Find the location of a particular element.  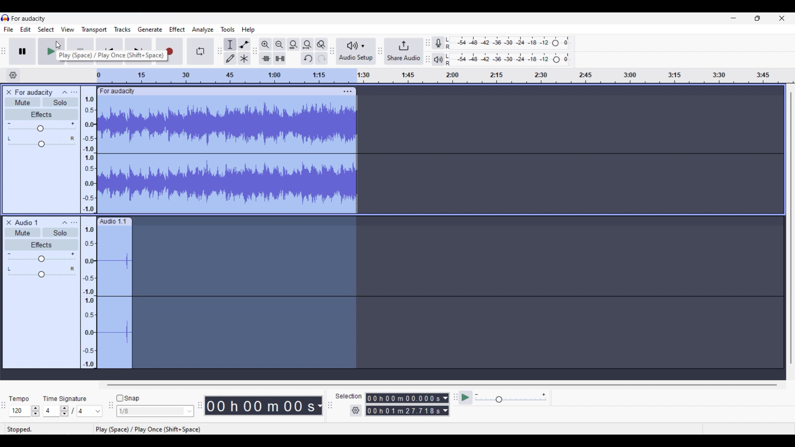

Fit project to width is located at coordinates (308, 45).